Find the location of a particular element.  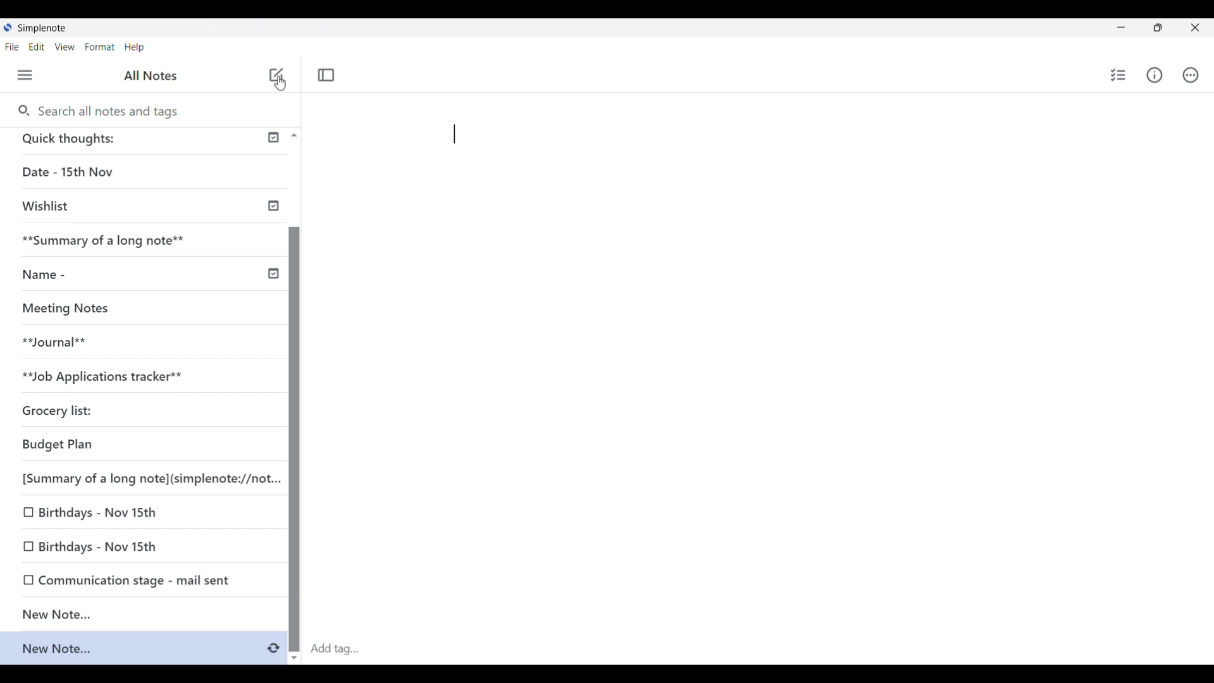

Pasting text is located at coordinates (455, 134).